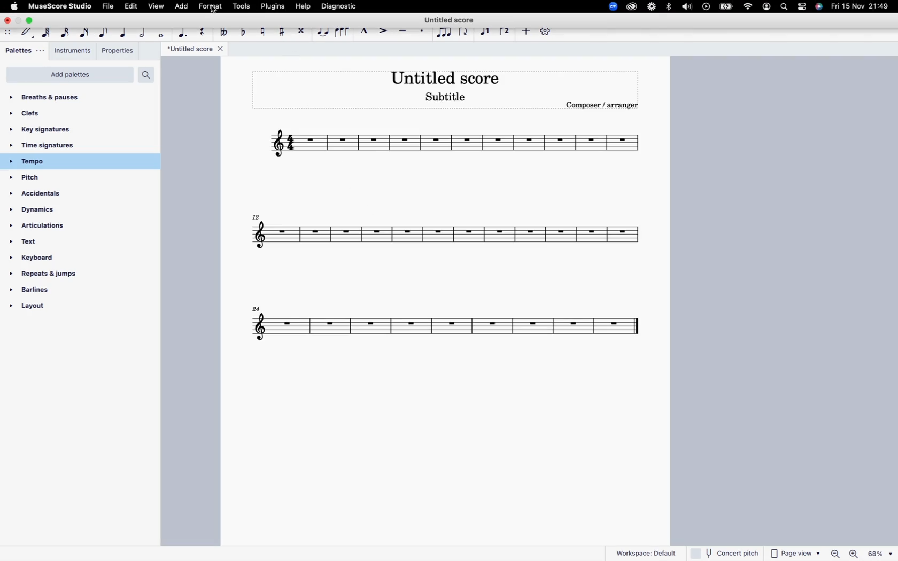 The width and height of the screenshot is (898, 561). What do you see at coordinates (109, 7) in the screenshot?
I see `file` at bounding box center [109, 7].